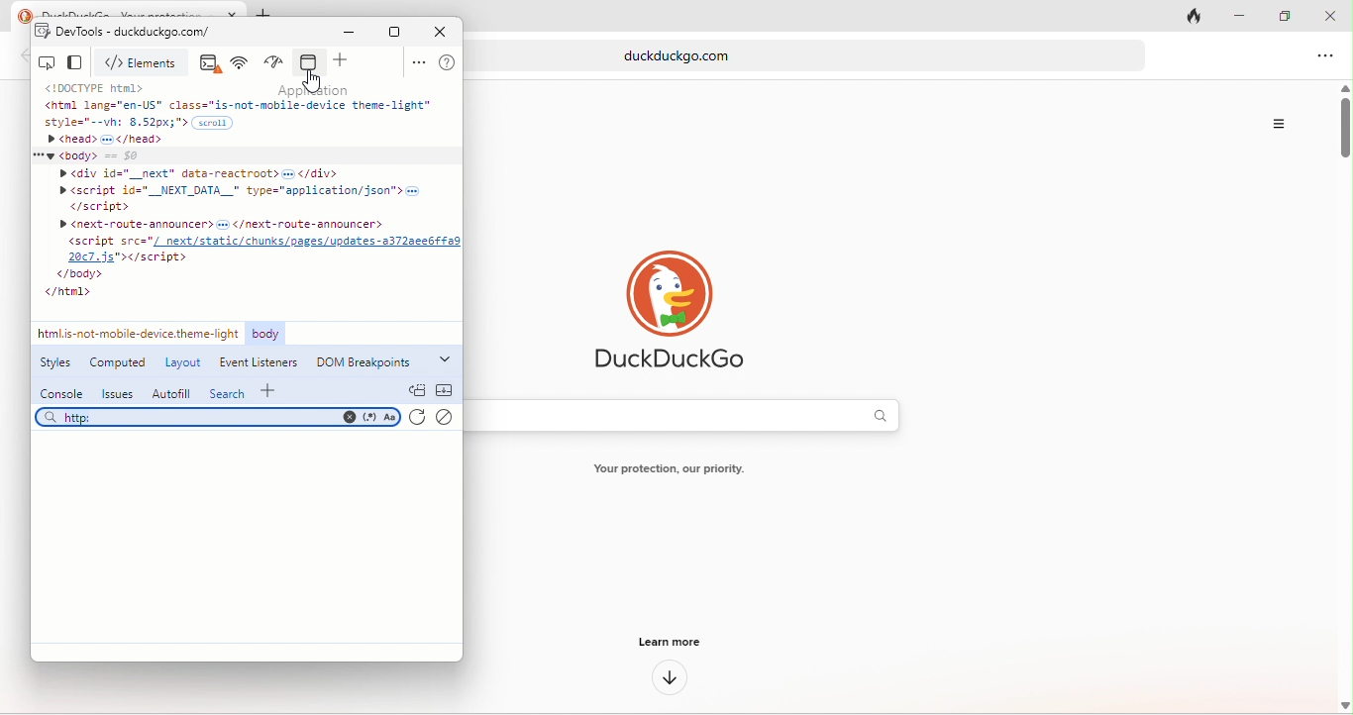 The image size is (1353, 715). What do you see at coordinates (239, 64) in the screenshot?
I see `network` at bounding box center [239, 64].